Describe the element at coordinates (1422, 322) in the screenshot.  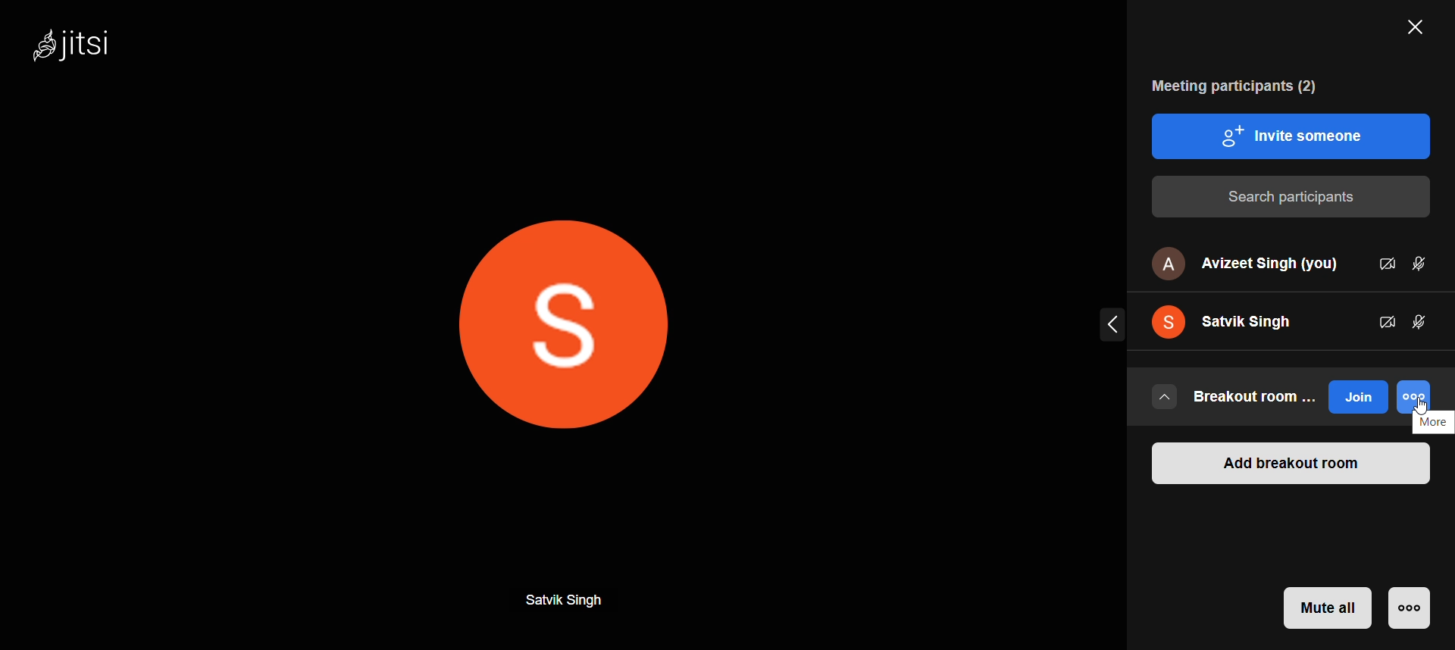
I see `mic status` at that location.